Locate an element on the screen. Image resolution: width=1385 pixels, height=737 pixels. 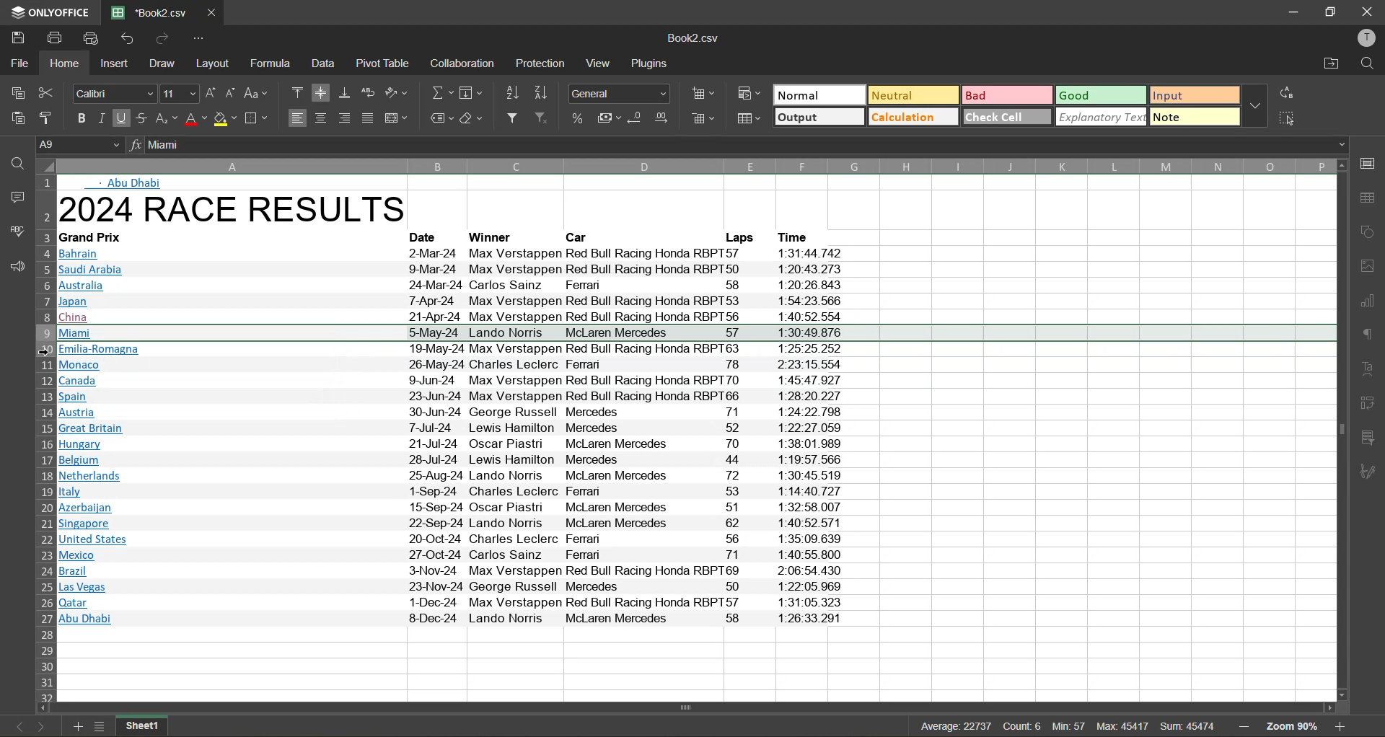
percent is located at coordinates (580, 120).